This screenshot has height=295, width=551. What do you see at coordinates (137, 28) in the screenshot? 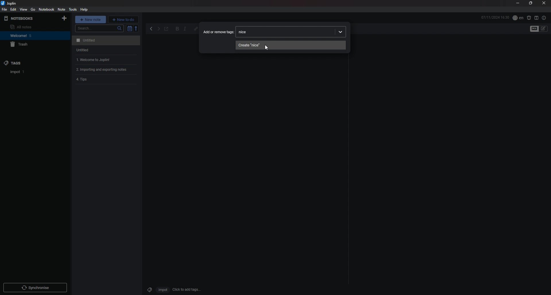
I see `reverse sort order` at bounding box center [137, 28].